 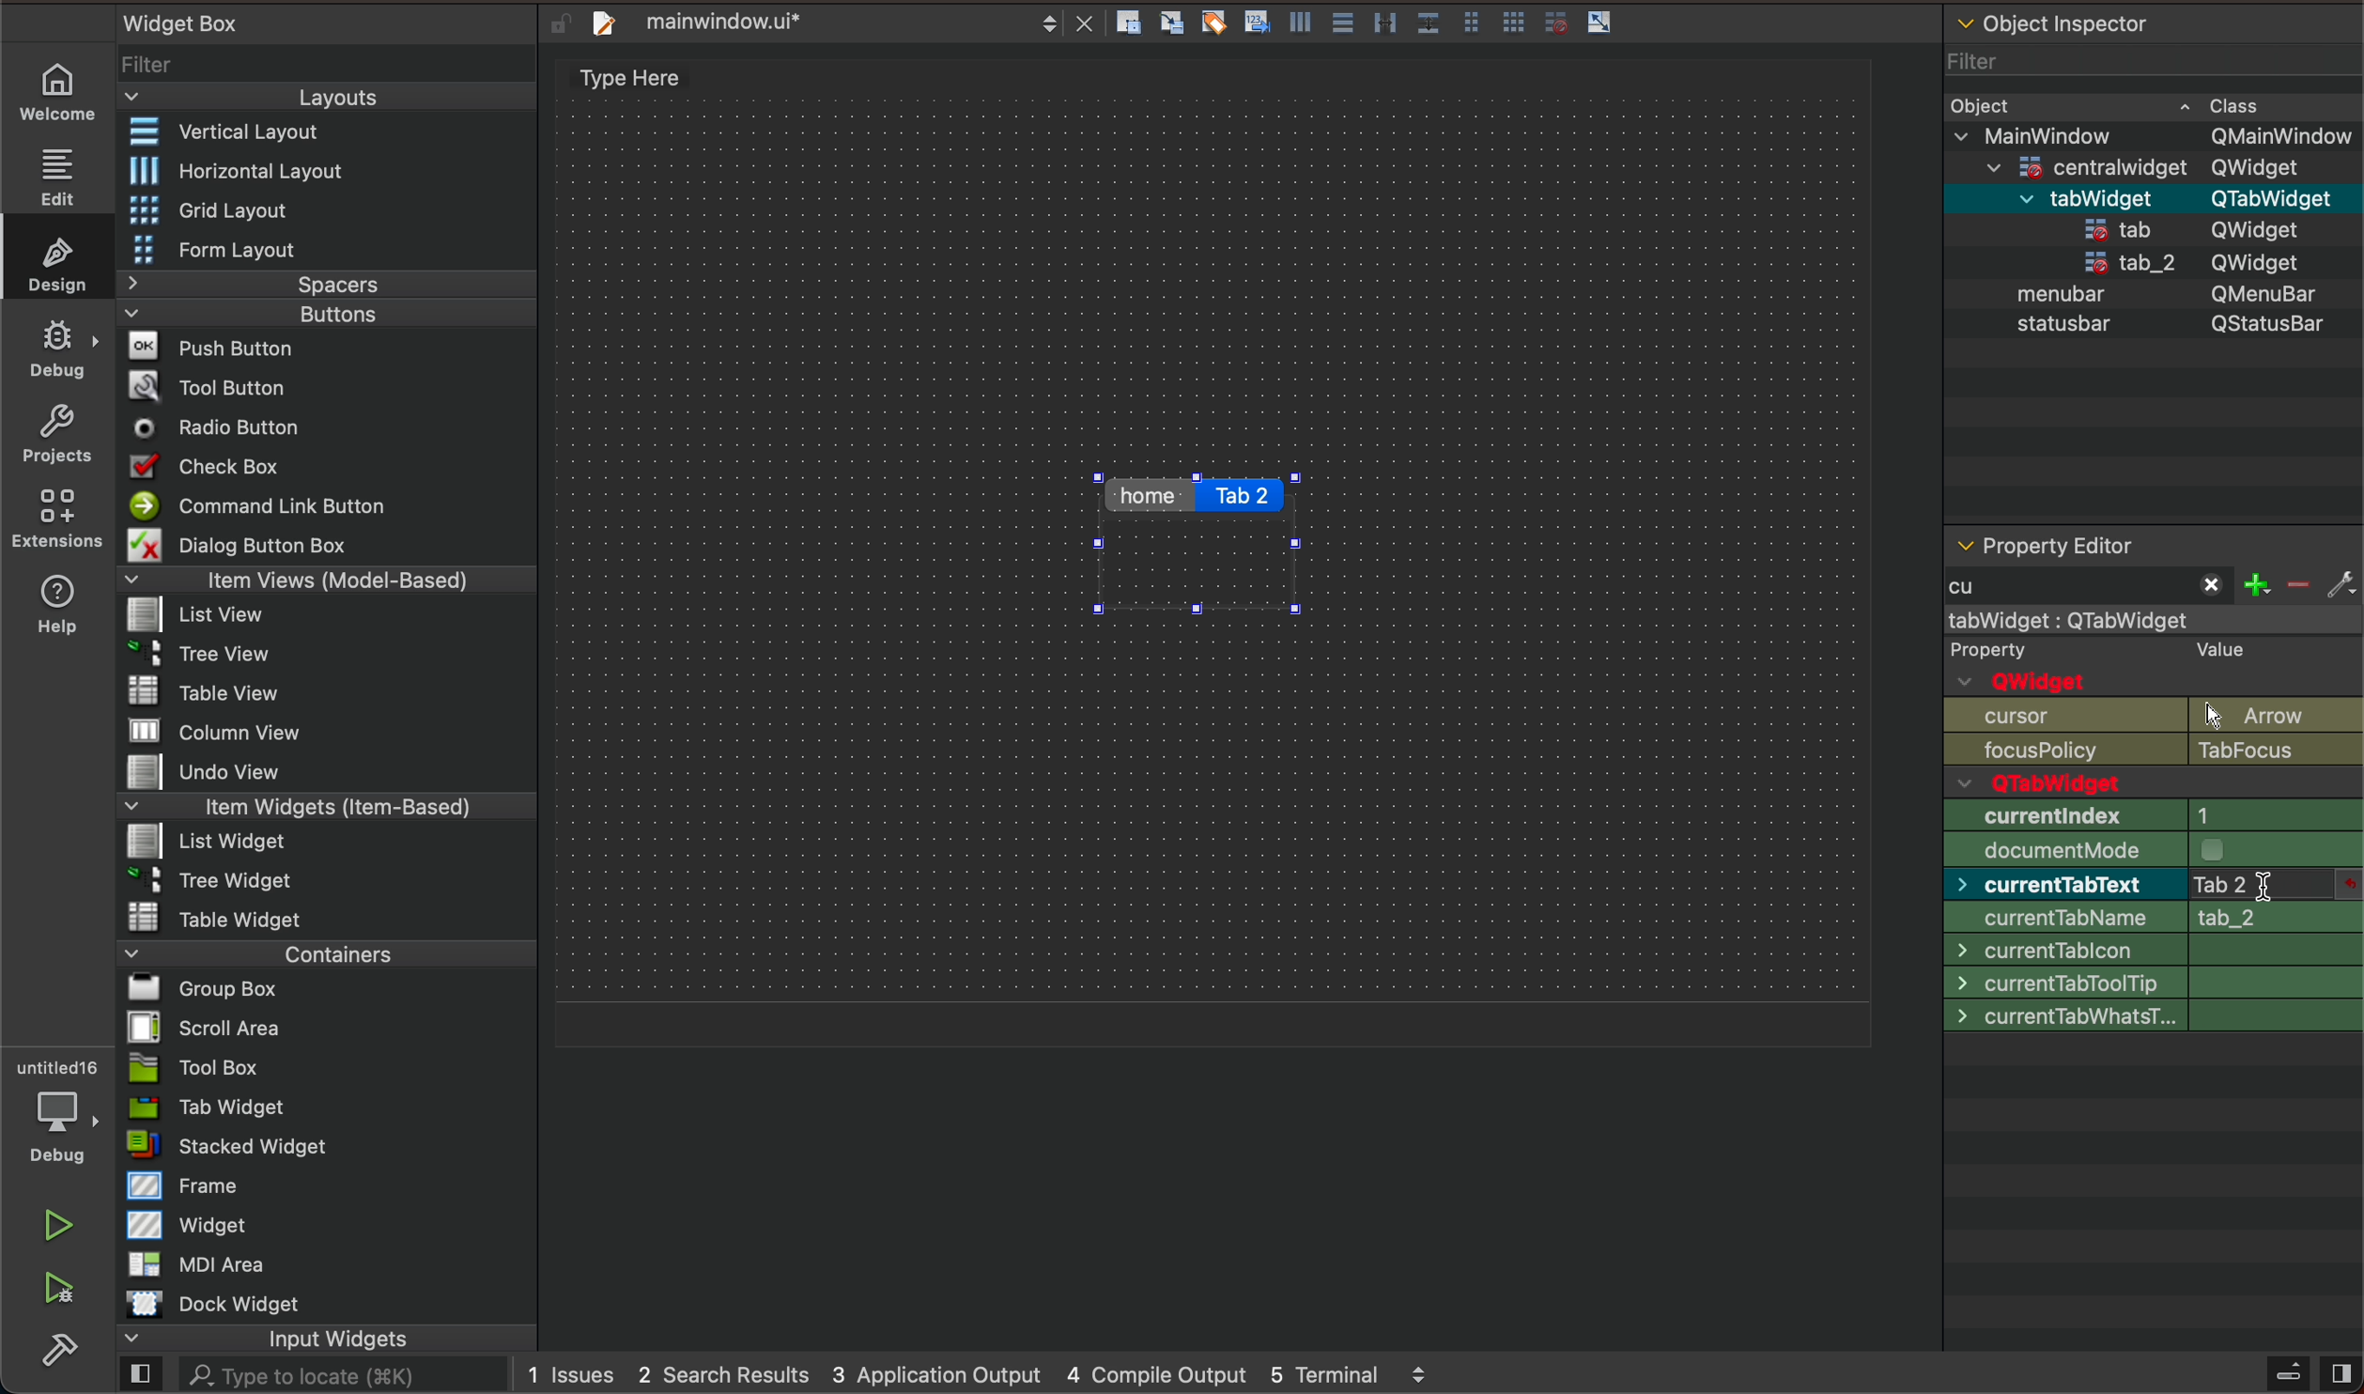 What do you see at coordinates (2155, 883) in the screenshot?
I see `min size` at bounding box center [2155, 883].